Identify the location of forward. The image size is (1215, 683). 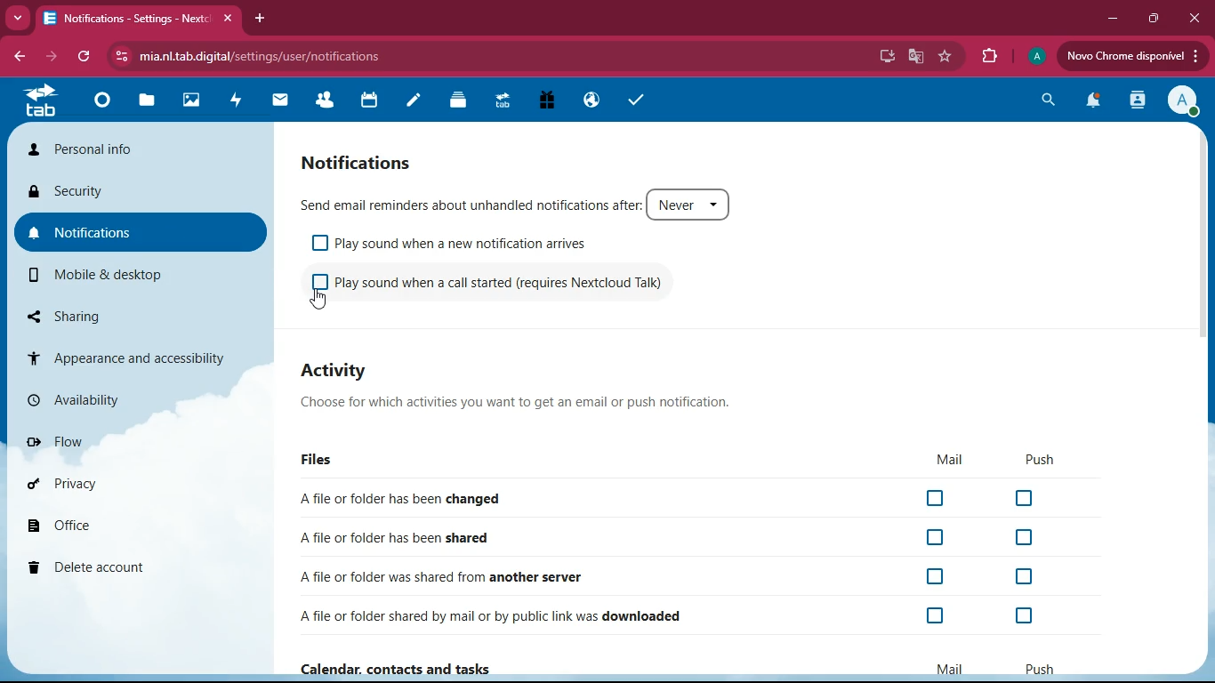
(53, 58).